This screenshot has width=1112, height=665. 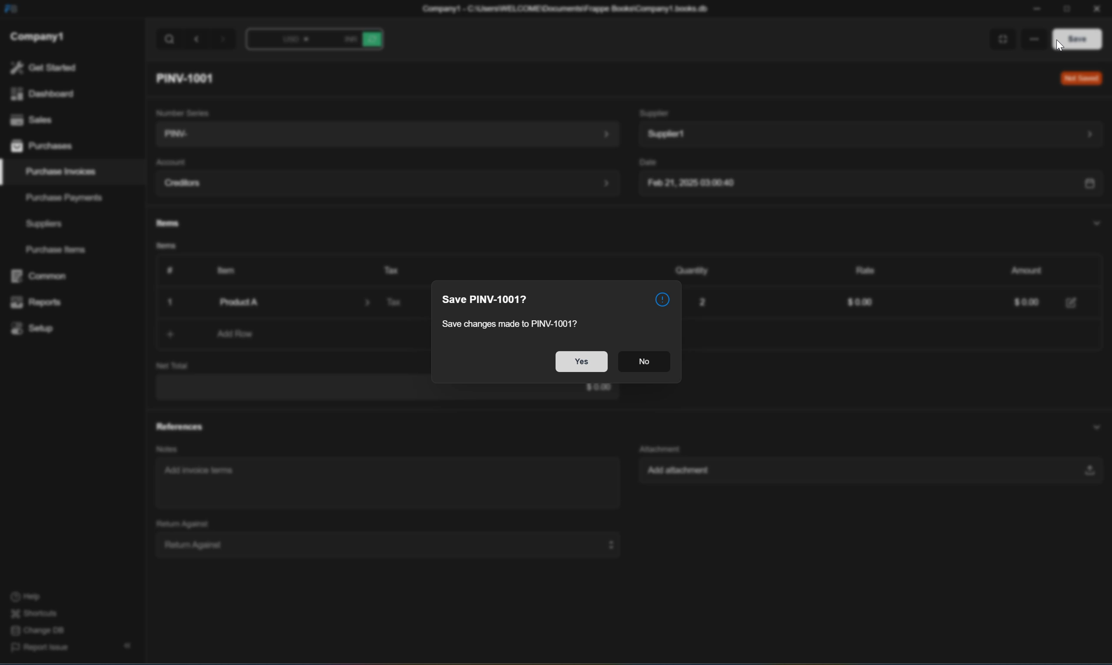 What do you see at coordinates (41, 276) in the screenshot?
I see `common` at bounding box center [41, 276].